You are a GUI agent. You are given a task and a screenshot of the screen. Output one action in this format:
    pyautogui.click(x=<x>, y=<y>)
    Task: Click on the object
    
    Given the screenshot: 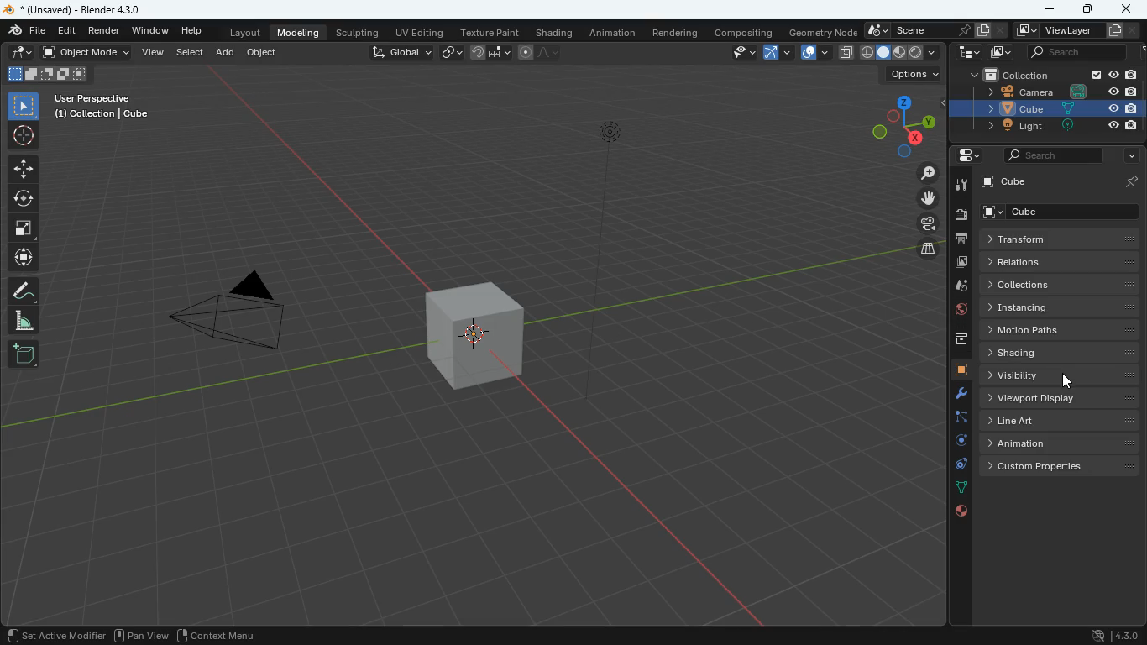 What is the action you would take?
    pyautogui.click(x=262, y=51)
    